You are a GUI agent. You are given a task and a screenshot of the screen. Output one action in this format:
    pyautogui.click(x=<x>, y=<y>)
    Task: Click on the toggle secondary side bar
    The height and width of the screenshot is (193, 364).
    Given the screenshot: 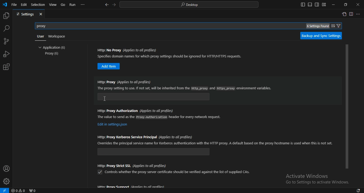 What is the action you would take?
    pyautogui.click(x=317, y=5)
    